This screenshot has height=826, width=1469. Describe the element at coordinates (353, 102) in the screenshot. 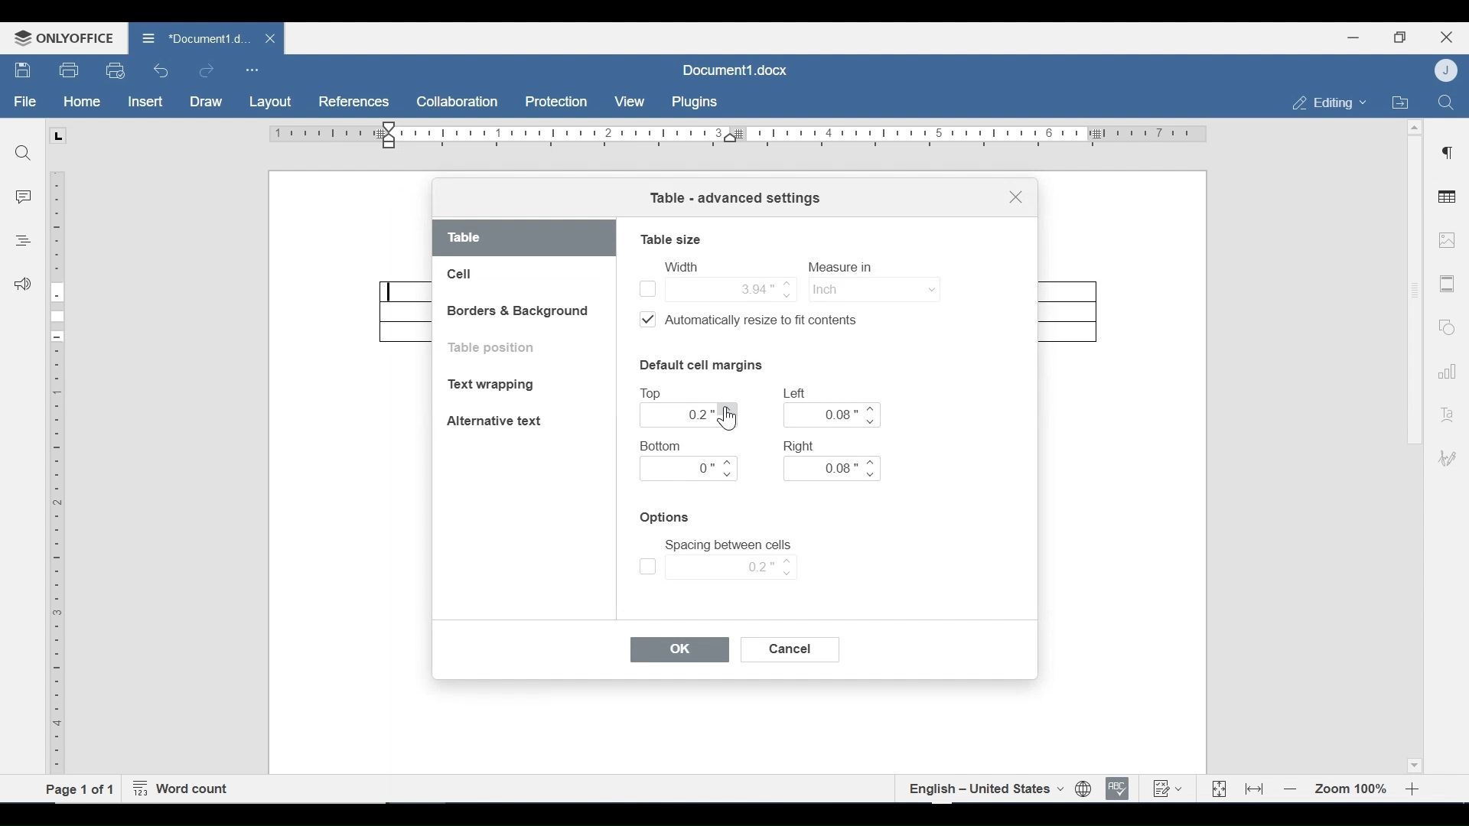

I see `References` at that location.